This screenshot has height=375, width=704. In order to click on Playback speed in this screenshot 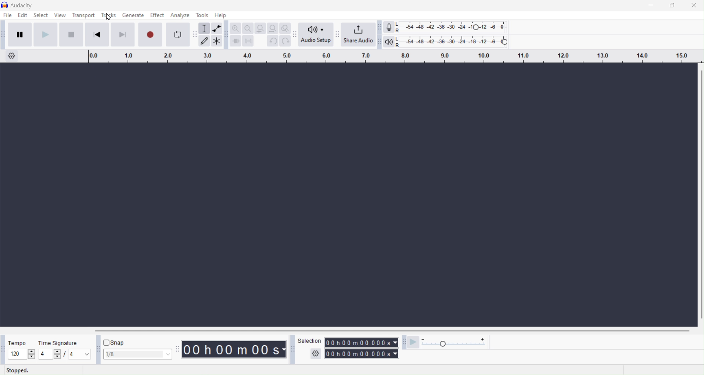, I will do `click(458, 343)`.